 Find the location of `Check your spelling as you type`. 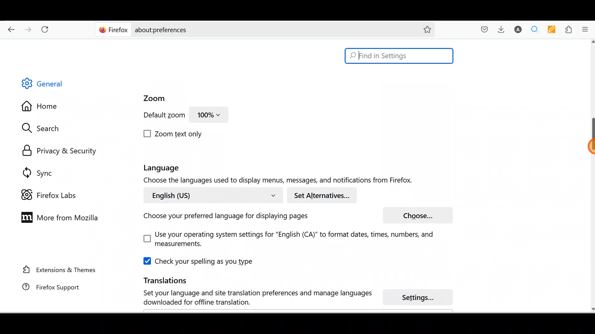

Check your spelling as you type is located at coordinates (200, 261).